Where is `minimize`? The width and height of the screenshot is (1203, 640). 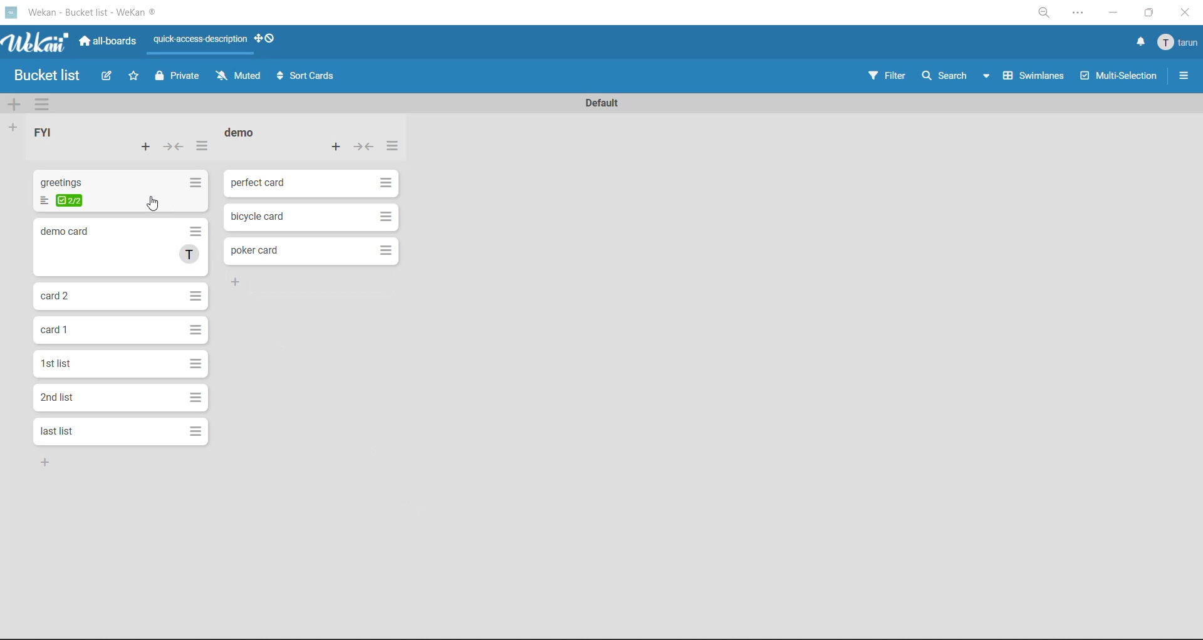
minimize is located at coordinates (1113, 11).